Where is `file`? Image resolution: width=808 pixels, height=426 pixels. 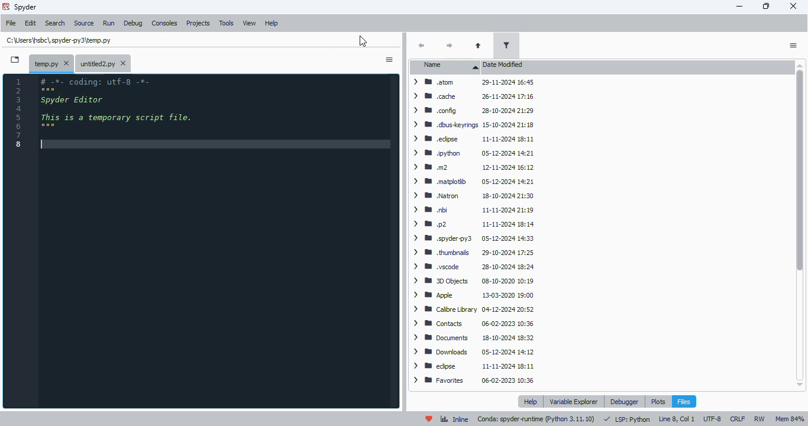
file is located at coordinates (10, 23).